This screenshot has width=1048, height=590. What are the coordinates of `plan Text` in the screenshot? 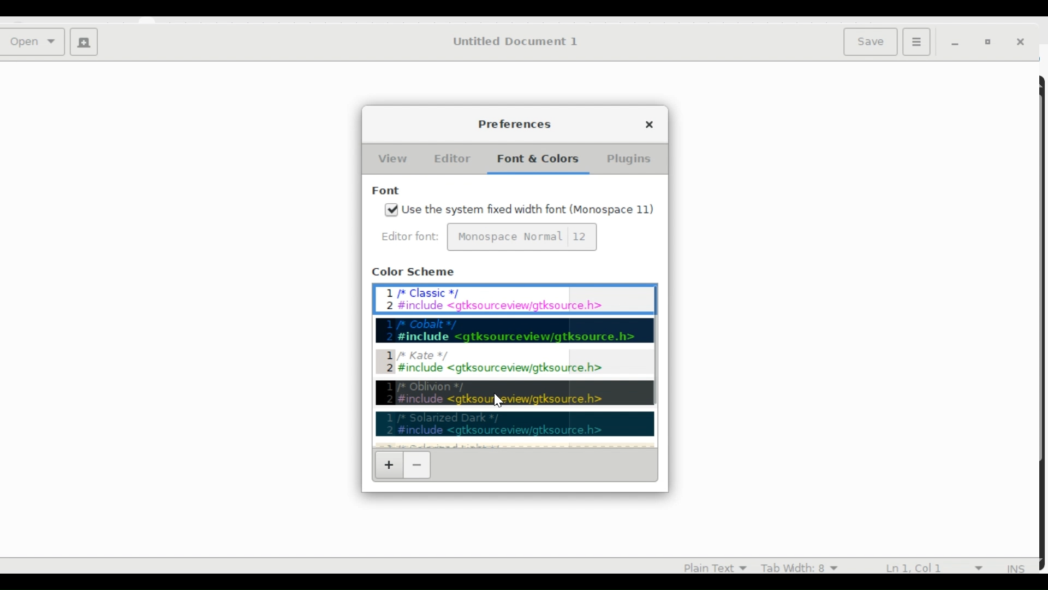 It's located at (708, 567).